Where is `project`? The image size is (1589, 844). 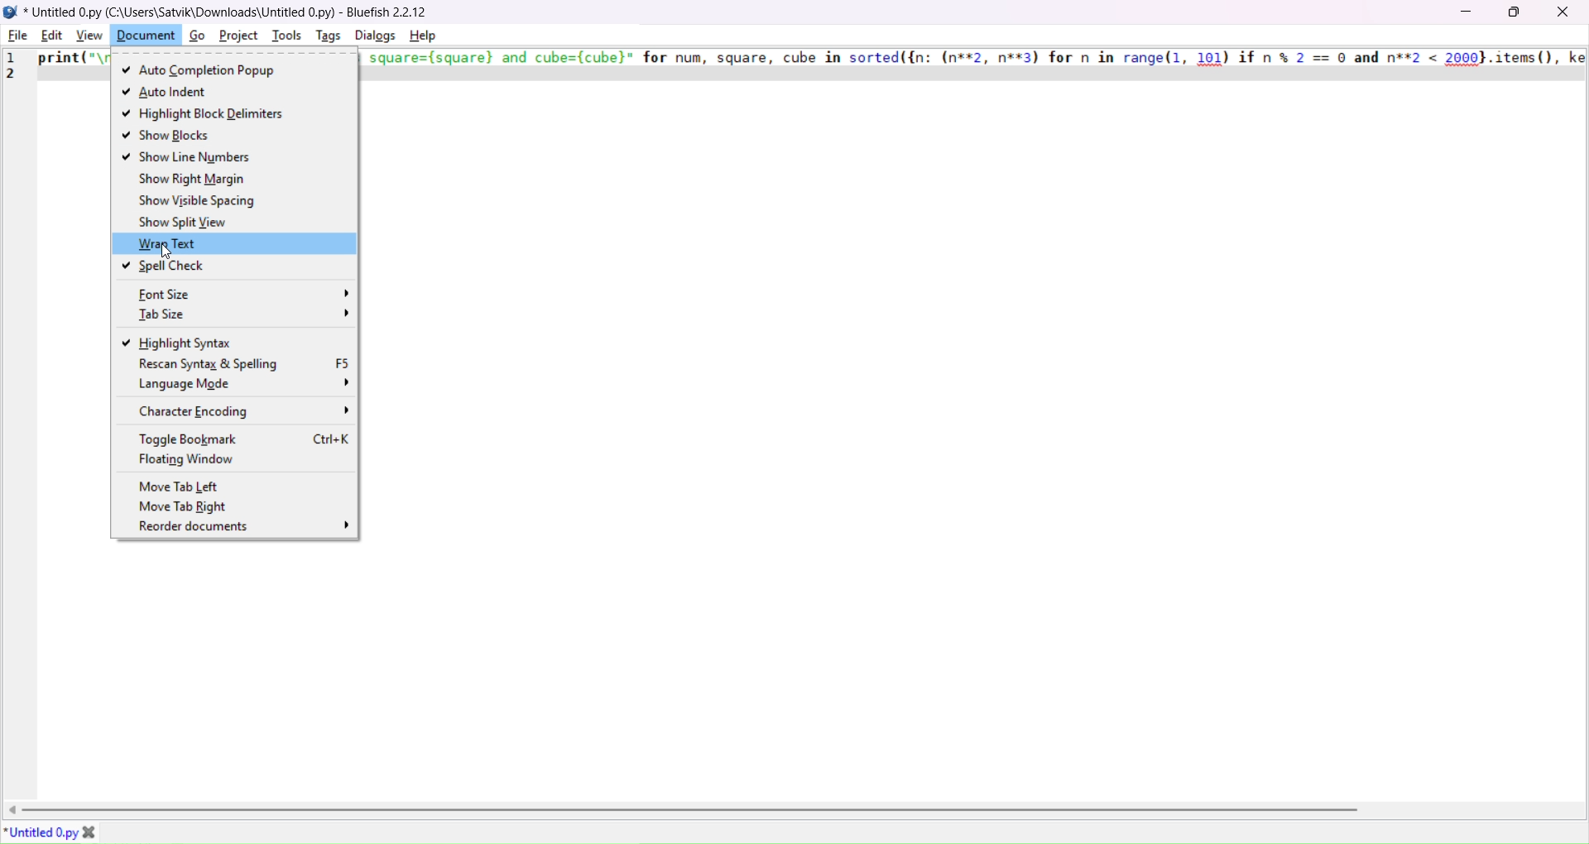 project is located at coordinates (240, 35).